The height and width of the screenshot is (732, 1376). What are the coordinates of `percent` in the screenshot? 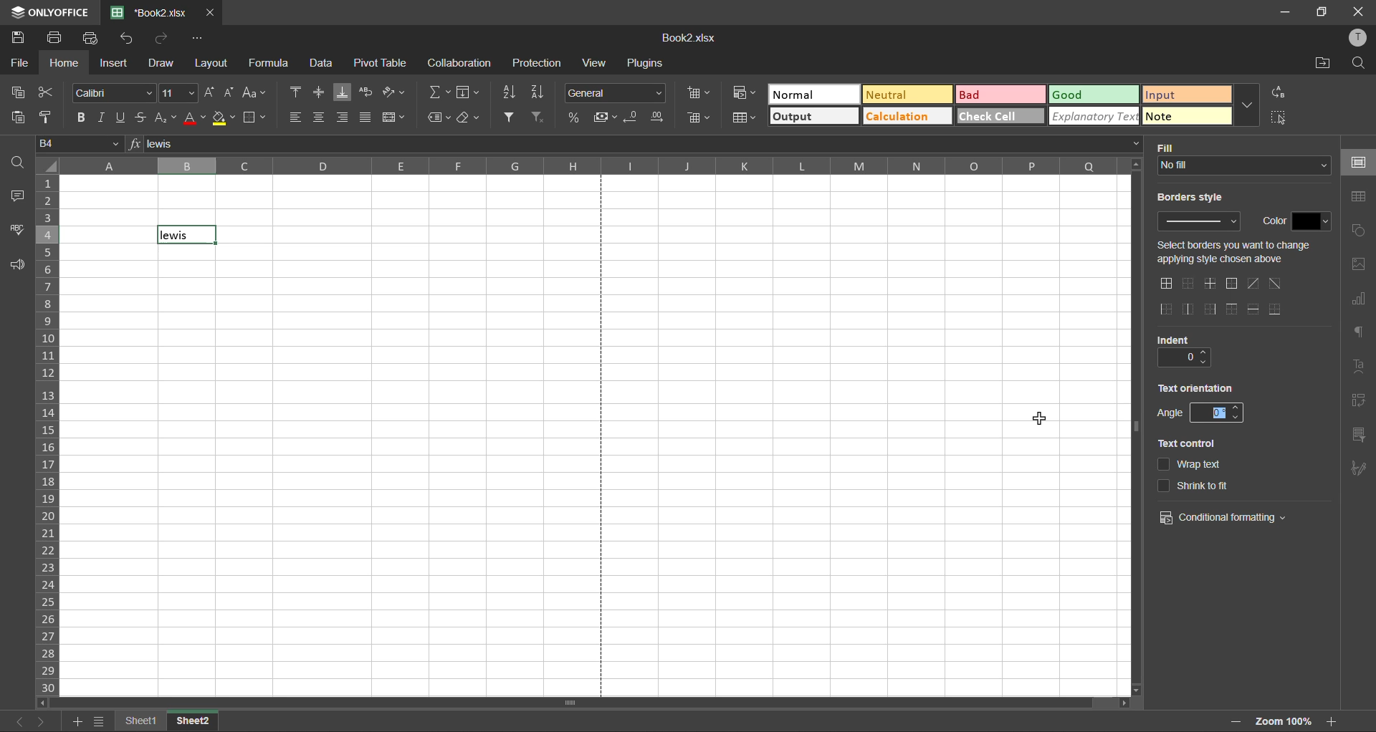 It's located at (574, 118).